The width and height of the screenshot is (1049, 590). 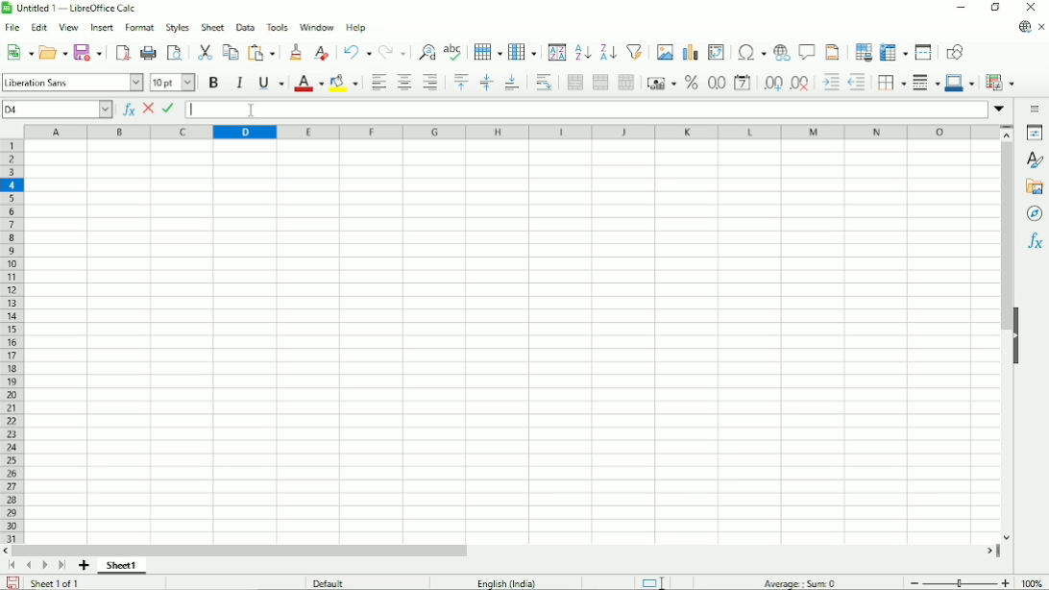 What do you see at coordinates (691, 52) in the screenshot?
I see `Insert chart` at bounding box center [691, 52].